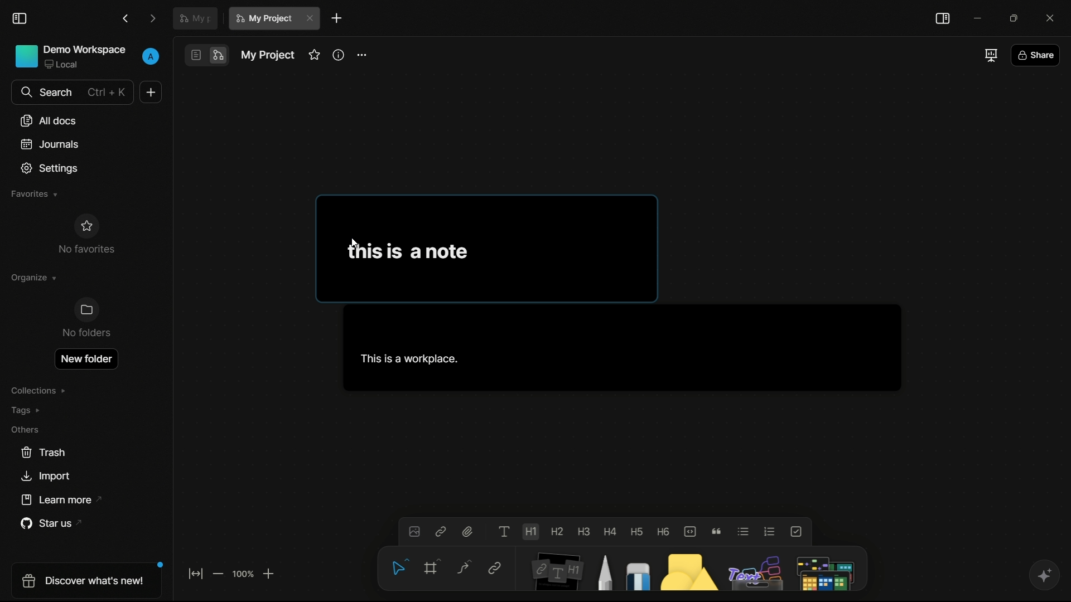 This screenshot has height=602, width=1071. Describe the element at coordinates (56, 501) in the screenshot. I see `learn more` at that location.